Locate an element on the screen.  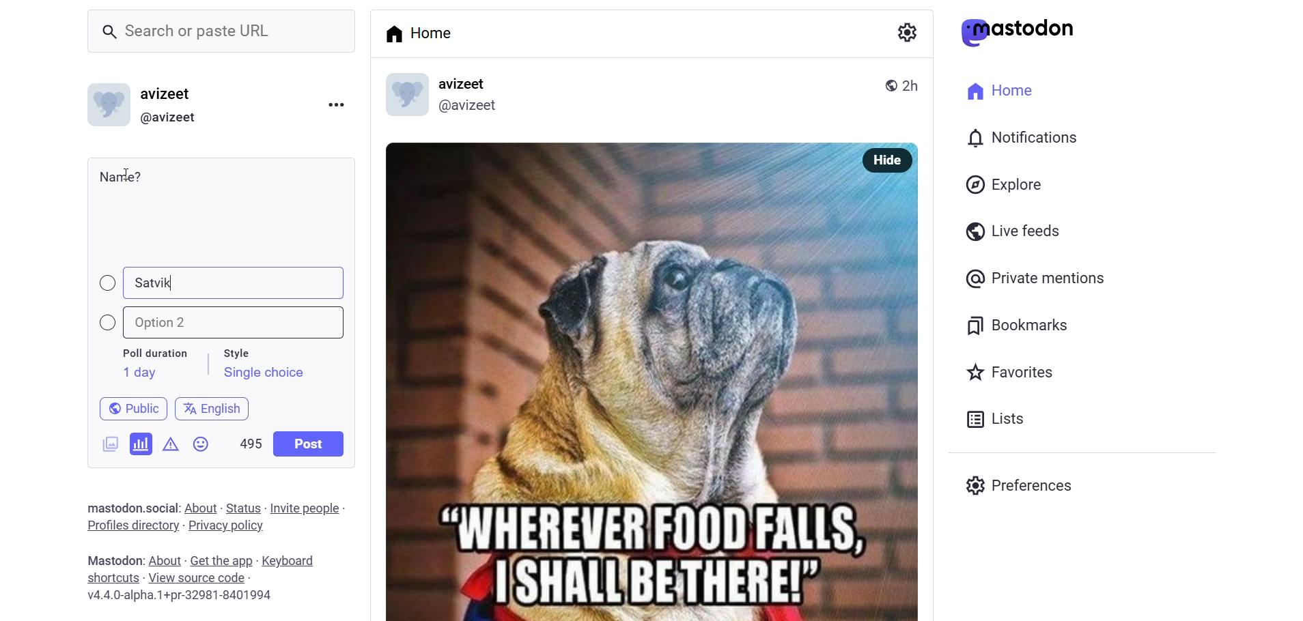
home is located at coordinates (423, 33).